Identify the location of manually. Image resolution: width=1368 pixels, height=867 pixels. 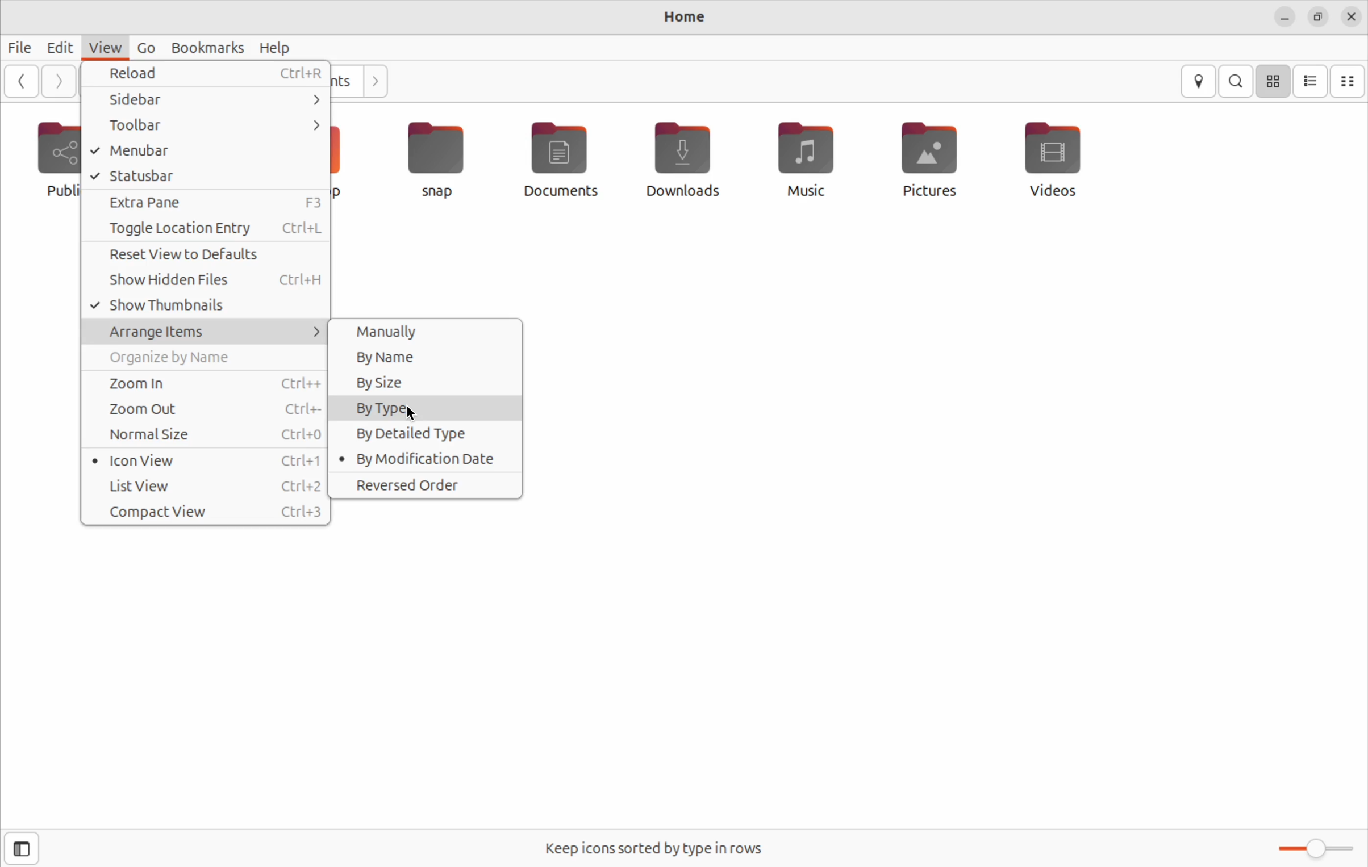
(429, 332).